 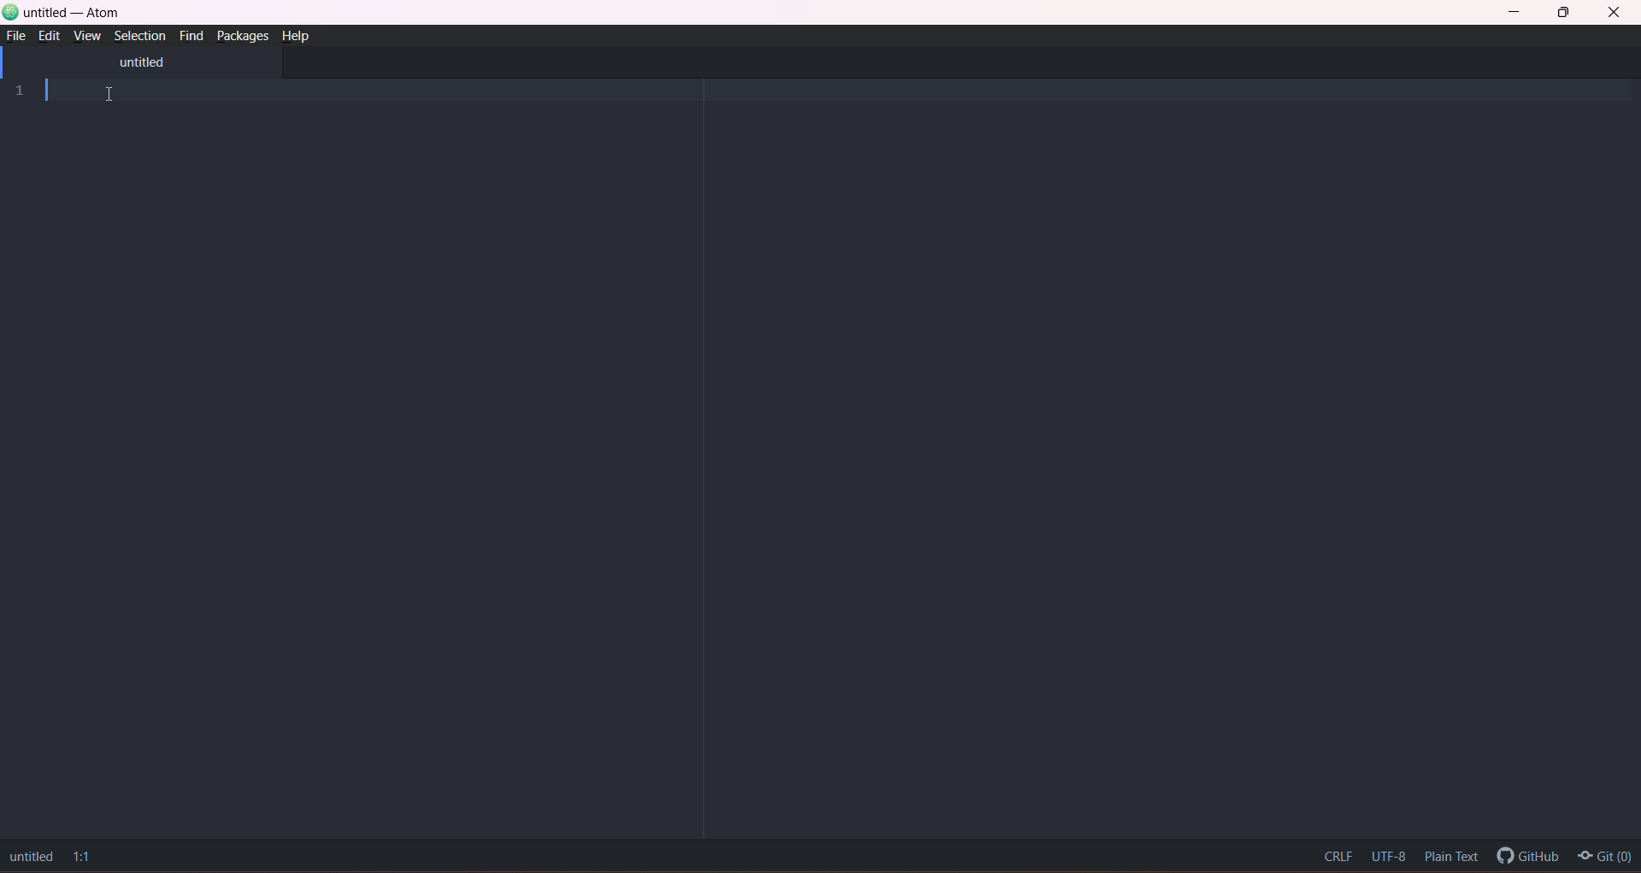 What do you see at coordinates (50, 36) in the screenshot?
I see `Edit` at bounding box center [50, 36].